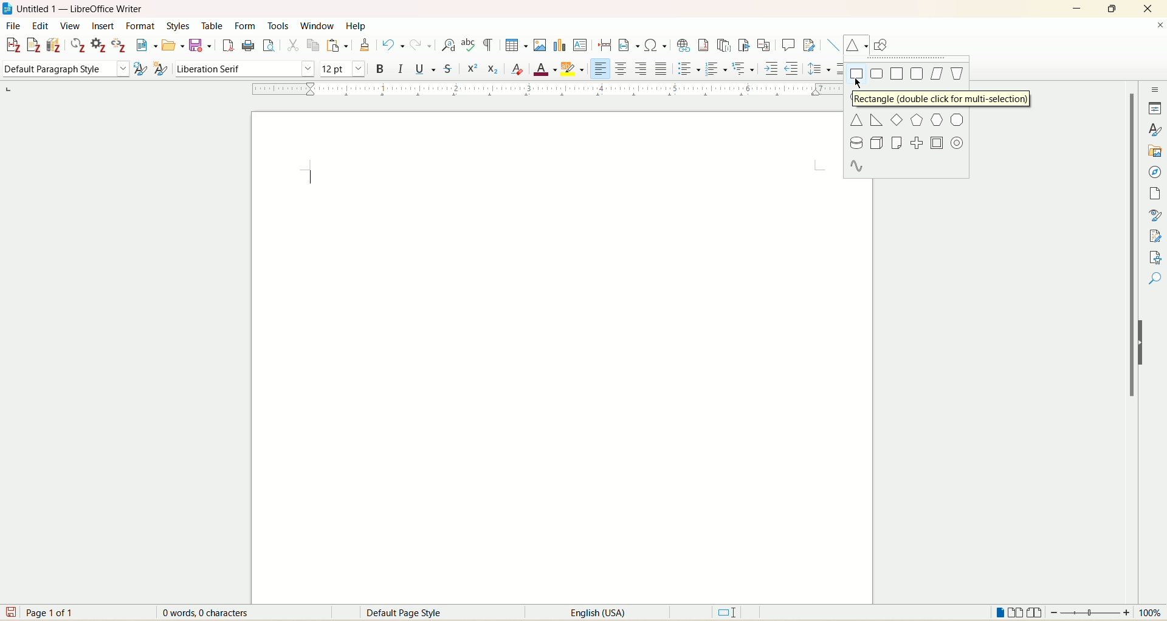  What do you see at coordinates (292, 47) in the screenshot?
I see `cut` at bounding box center [292, 47].